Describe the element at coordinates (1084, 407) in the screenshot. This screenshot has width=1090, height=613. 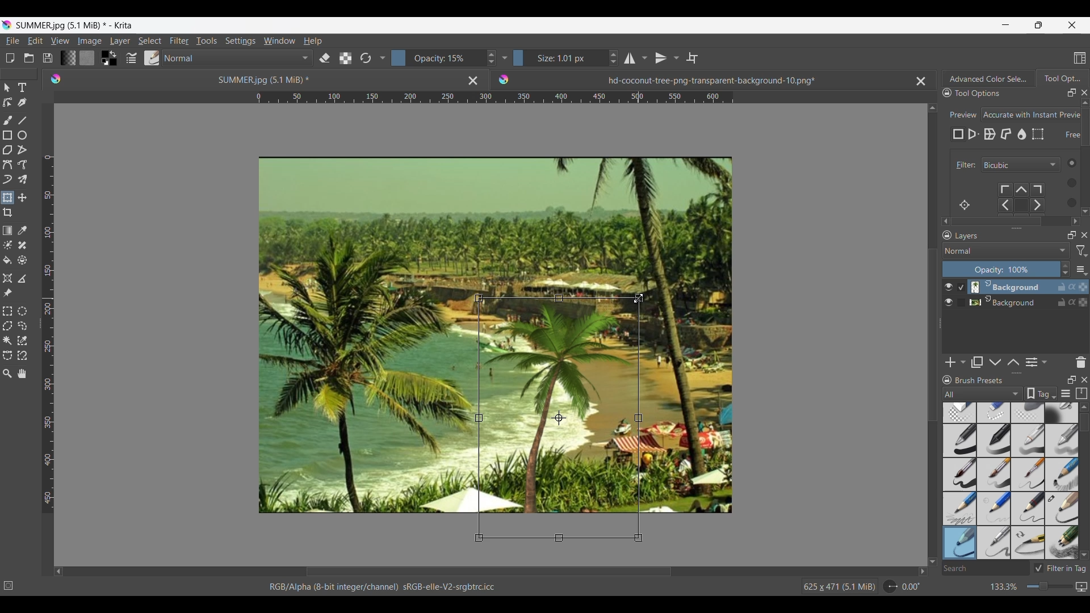
I see `Quick slide to top` at that location.